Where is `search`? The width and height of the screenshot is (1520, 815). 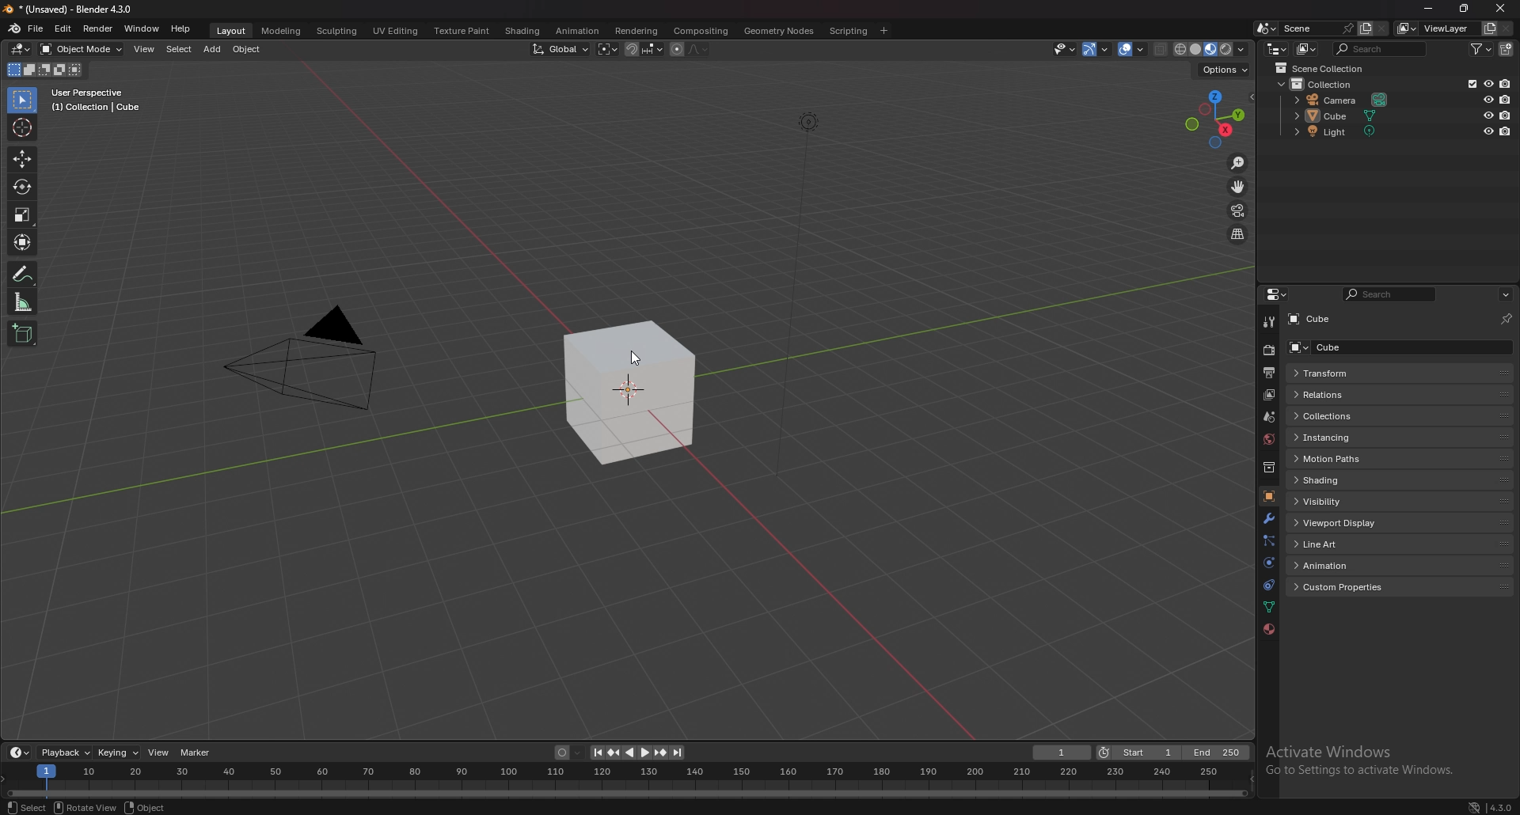 search is located at coordinates (1381, 48).